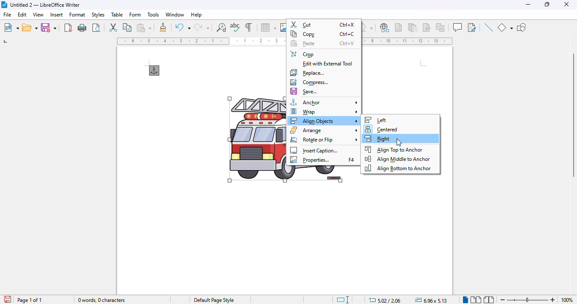 Image resolution: width=577 pixels, height=304 pixels. I want to click on form, so click(136, 14).